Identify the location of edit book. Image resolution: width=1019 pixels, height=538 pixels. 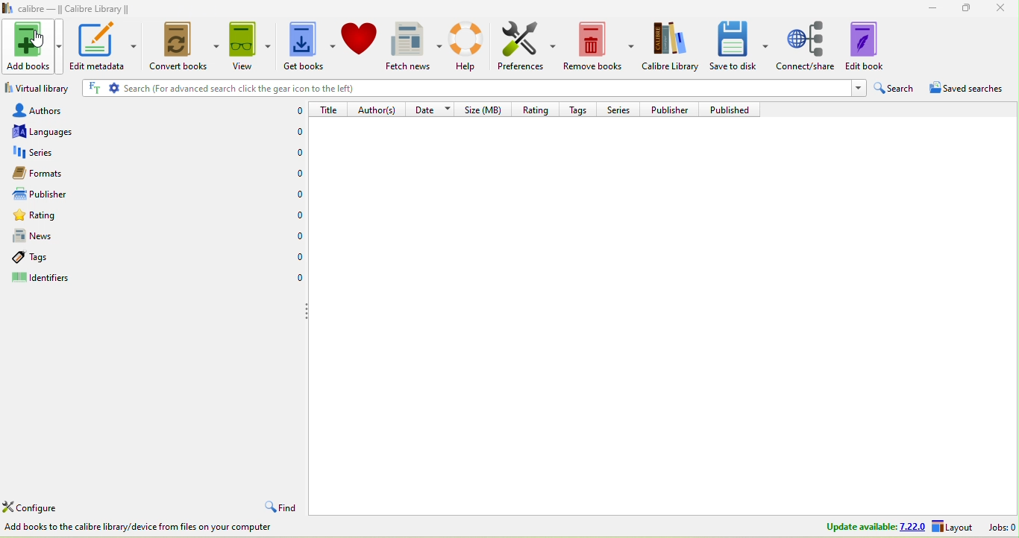
(868, 47).